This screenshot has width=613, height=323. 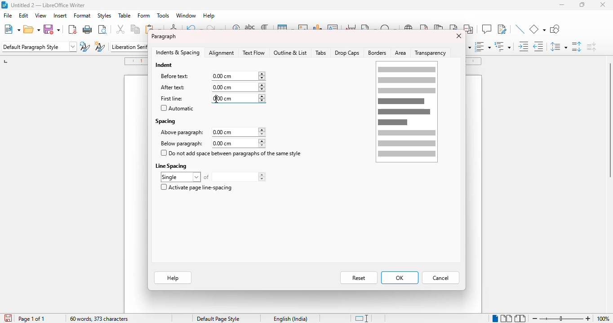 What do you see at coordinates (216, 99) in the screenshot?
I see `typing` at bounding box center [216, 99].